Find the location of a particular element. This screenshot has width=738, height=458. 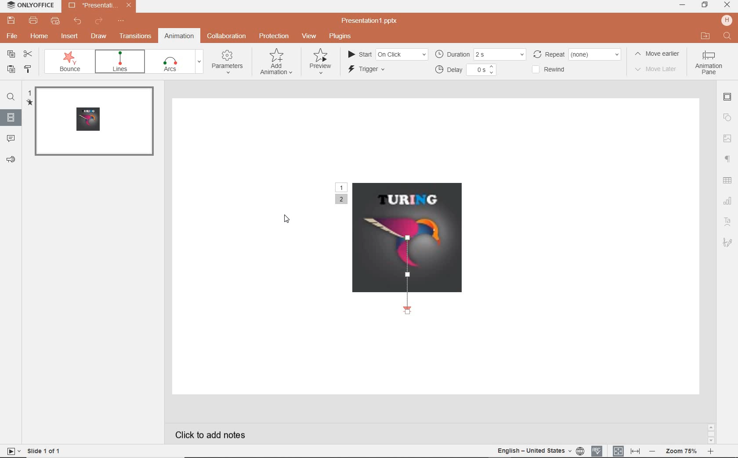

repeat is located at coordinates (578, 54).